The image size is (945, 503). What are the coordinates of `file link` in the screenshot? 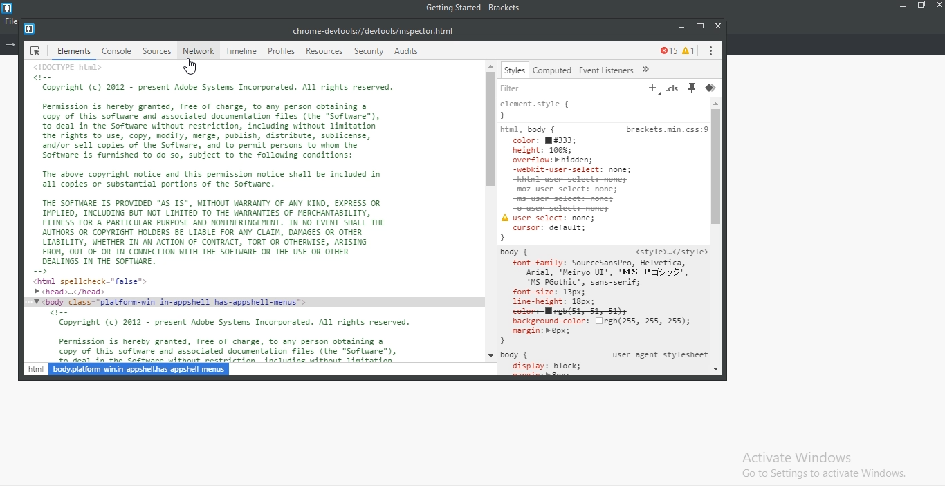 It's located at (372, 30).